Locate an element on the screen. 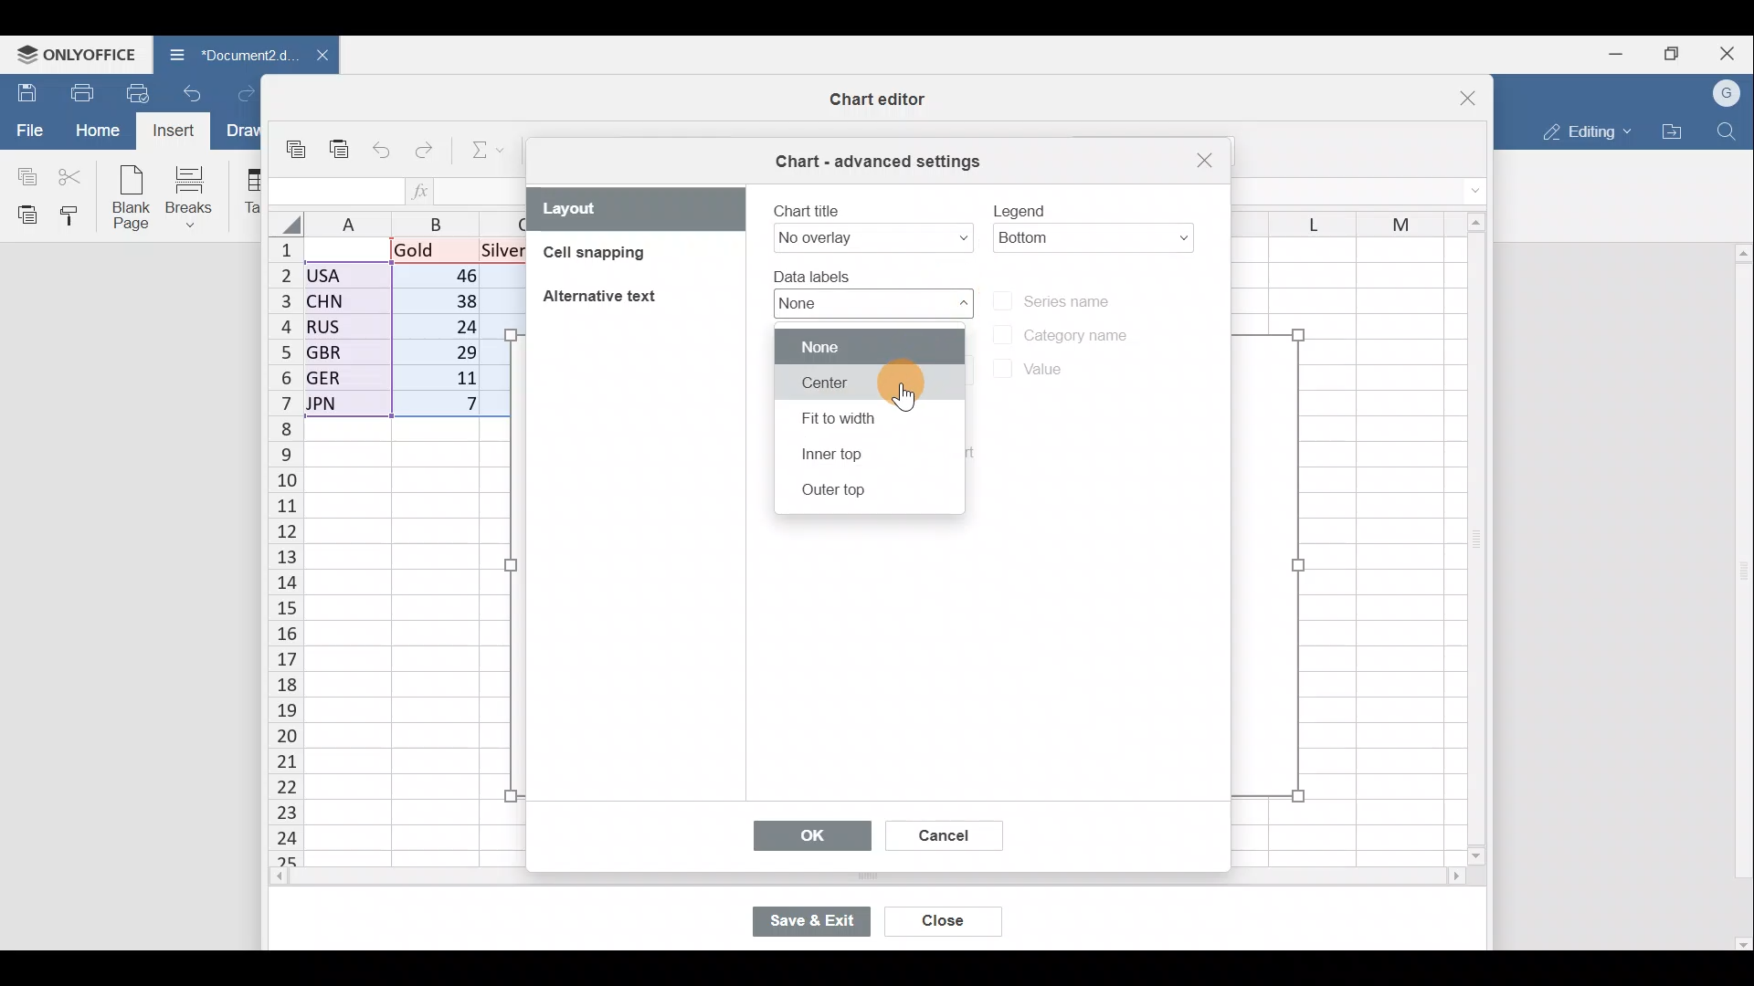 The width and height of the screenshot is (1754, 986). Find is located at coordinates (1730, 128).